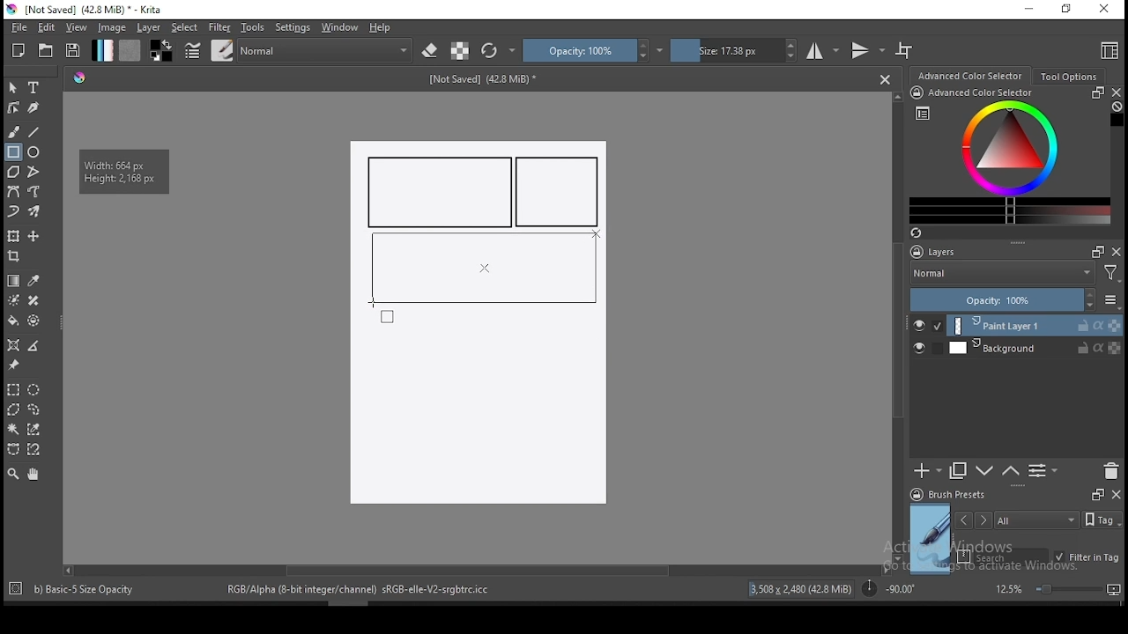  What do you see at coordinates (985, 473) in the screenshot?
I see `move layer one step up` at bounding box center [985, 473].